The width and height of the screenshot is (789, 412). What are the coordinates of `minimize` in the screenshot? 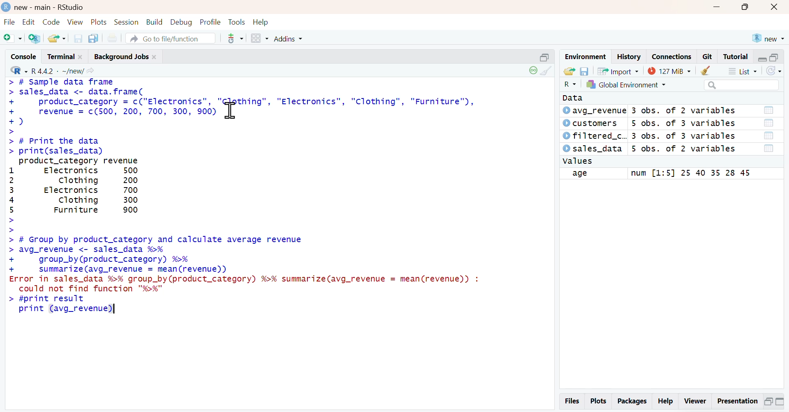 It's located at (546, 57).